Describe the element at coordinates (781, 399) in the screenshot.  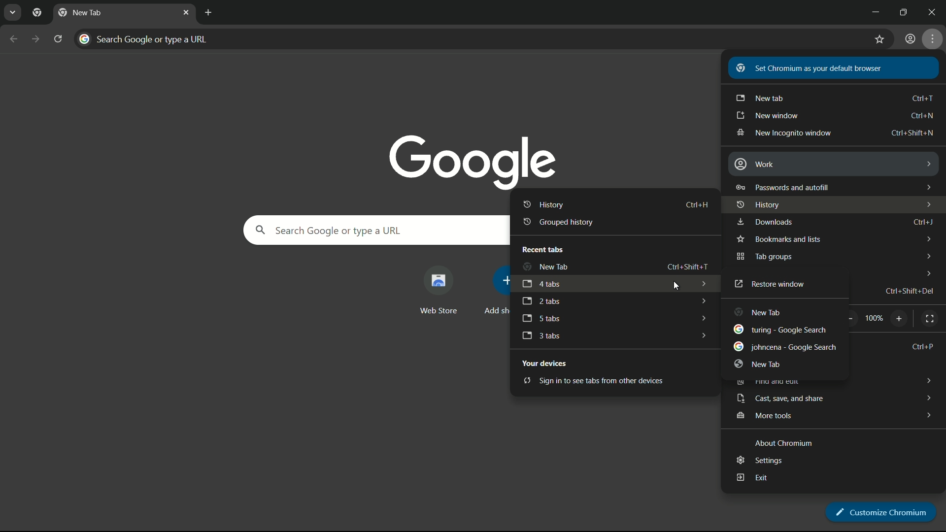
I see `cast save and share` at that location.